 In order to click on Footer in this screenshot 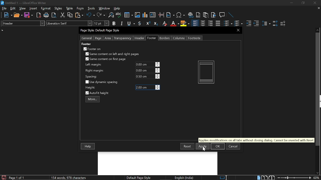, I will do `click(152, 38)`.